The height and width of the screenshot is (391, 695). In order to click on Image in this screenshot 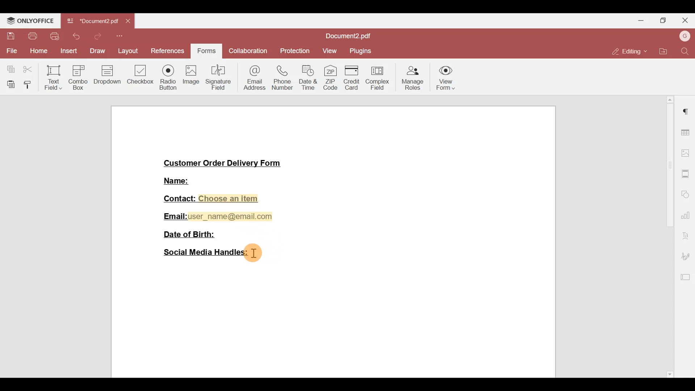, I will do `click(190, 76)`.